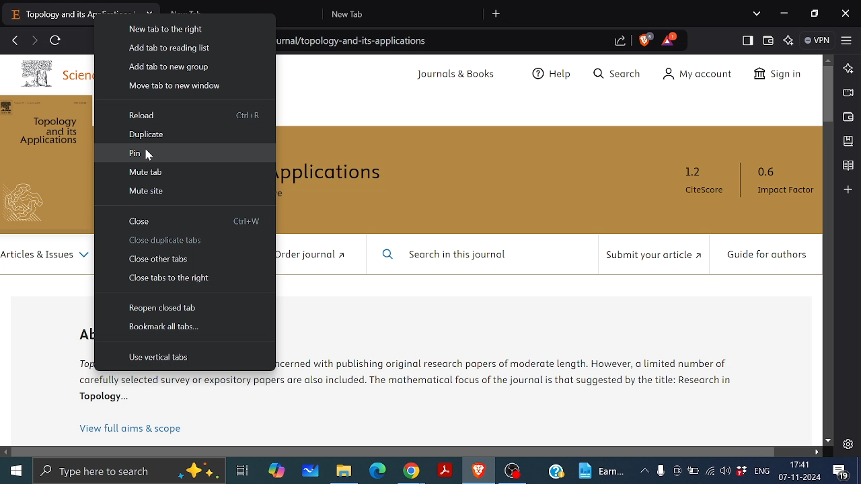 The image size is (861, 484). Describe the element at coordinates (38, 75) in the screenshot. I see `logo` at that location.